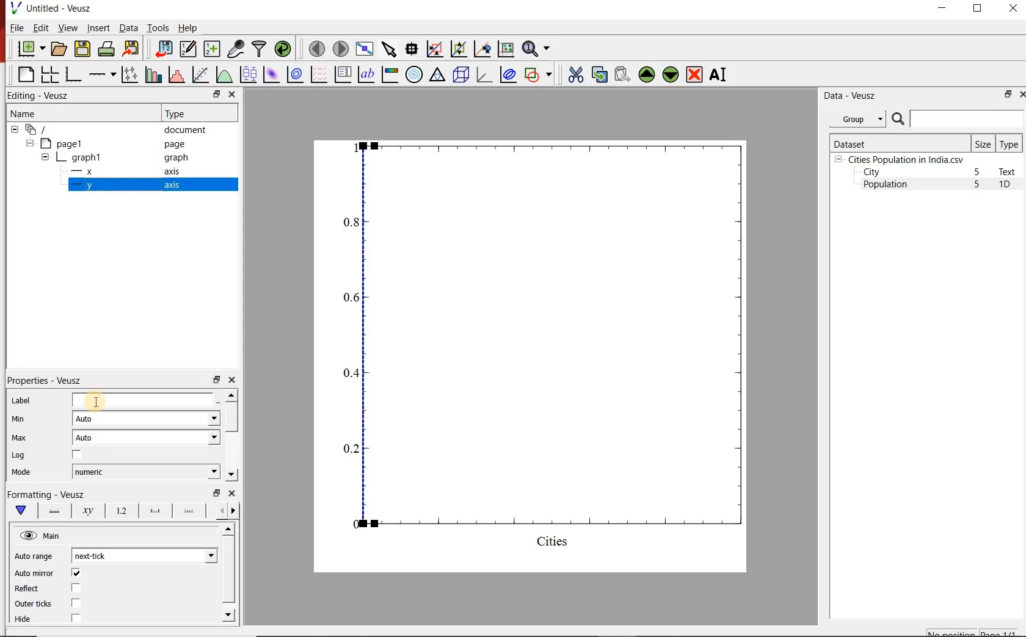 The height and width of the screenshot is (637, 1026). What do you see at coordinates (230, 574) in the screenshot?
I see `scrollbar` at bounding box center [230, 574].